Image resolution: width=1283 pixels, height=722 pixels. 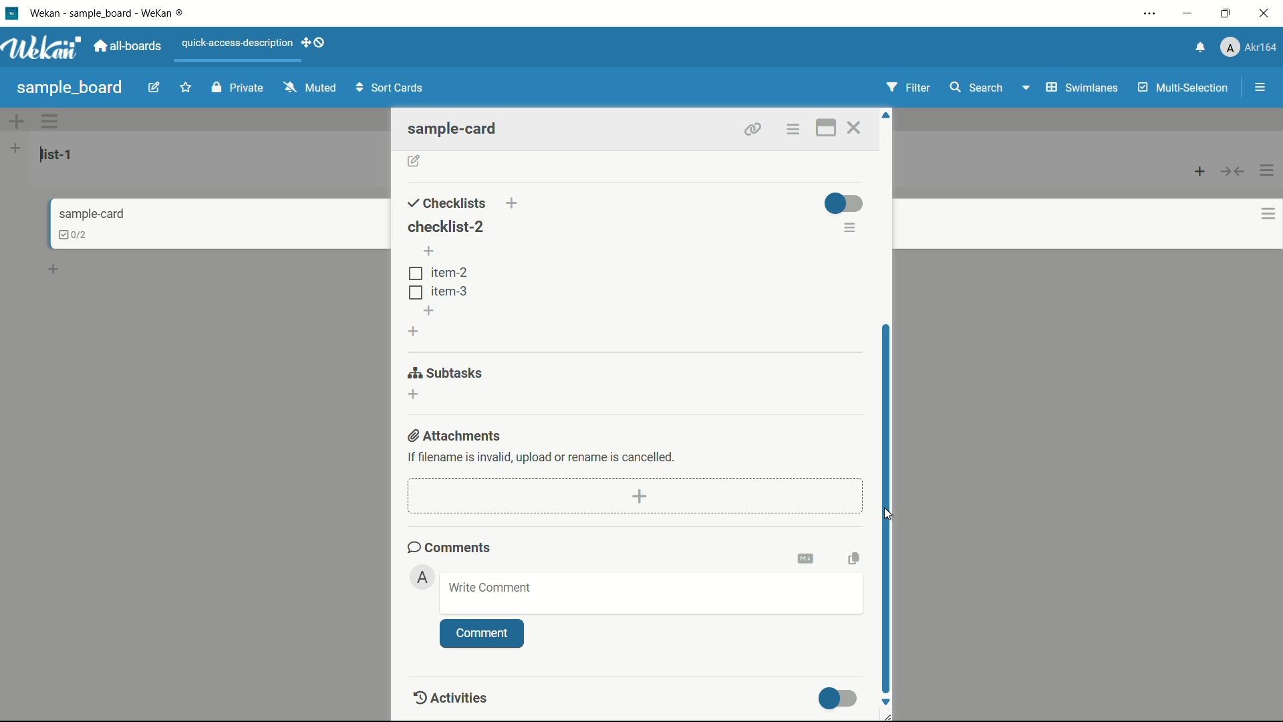 What do you see at coordinates (430, 253) in the screenshot?
I see `add item` at bounding box center [430, 253].